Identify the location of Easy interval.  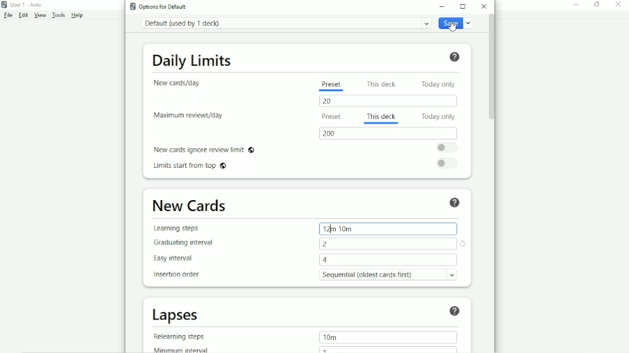
(177, 258).